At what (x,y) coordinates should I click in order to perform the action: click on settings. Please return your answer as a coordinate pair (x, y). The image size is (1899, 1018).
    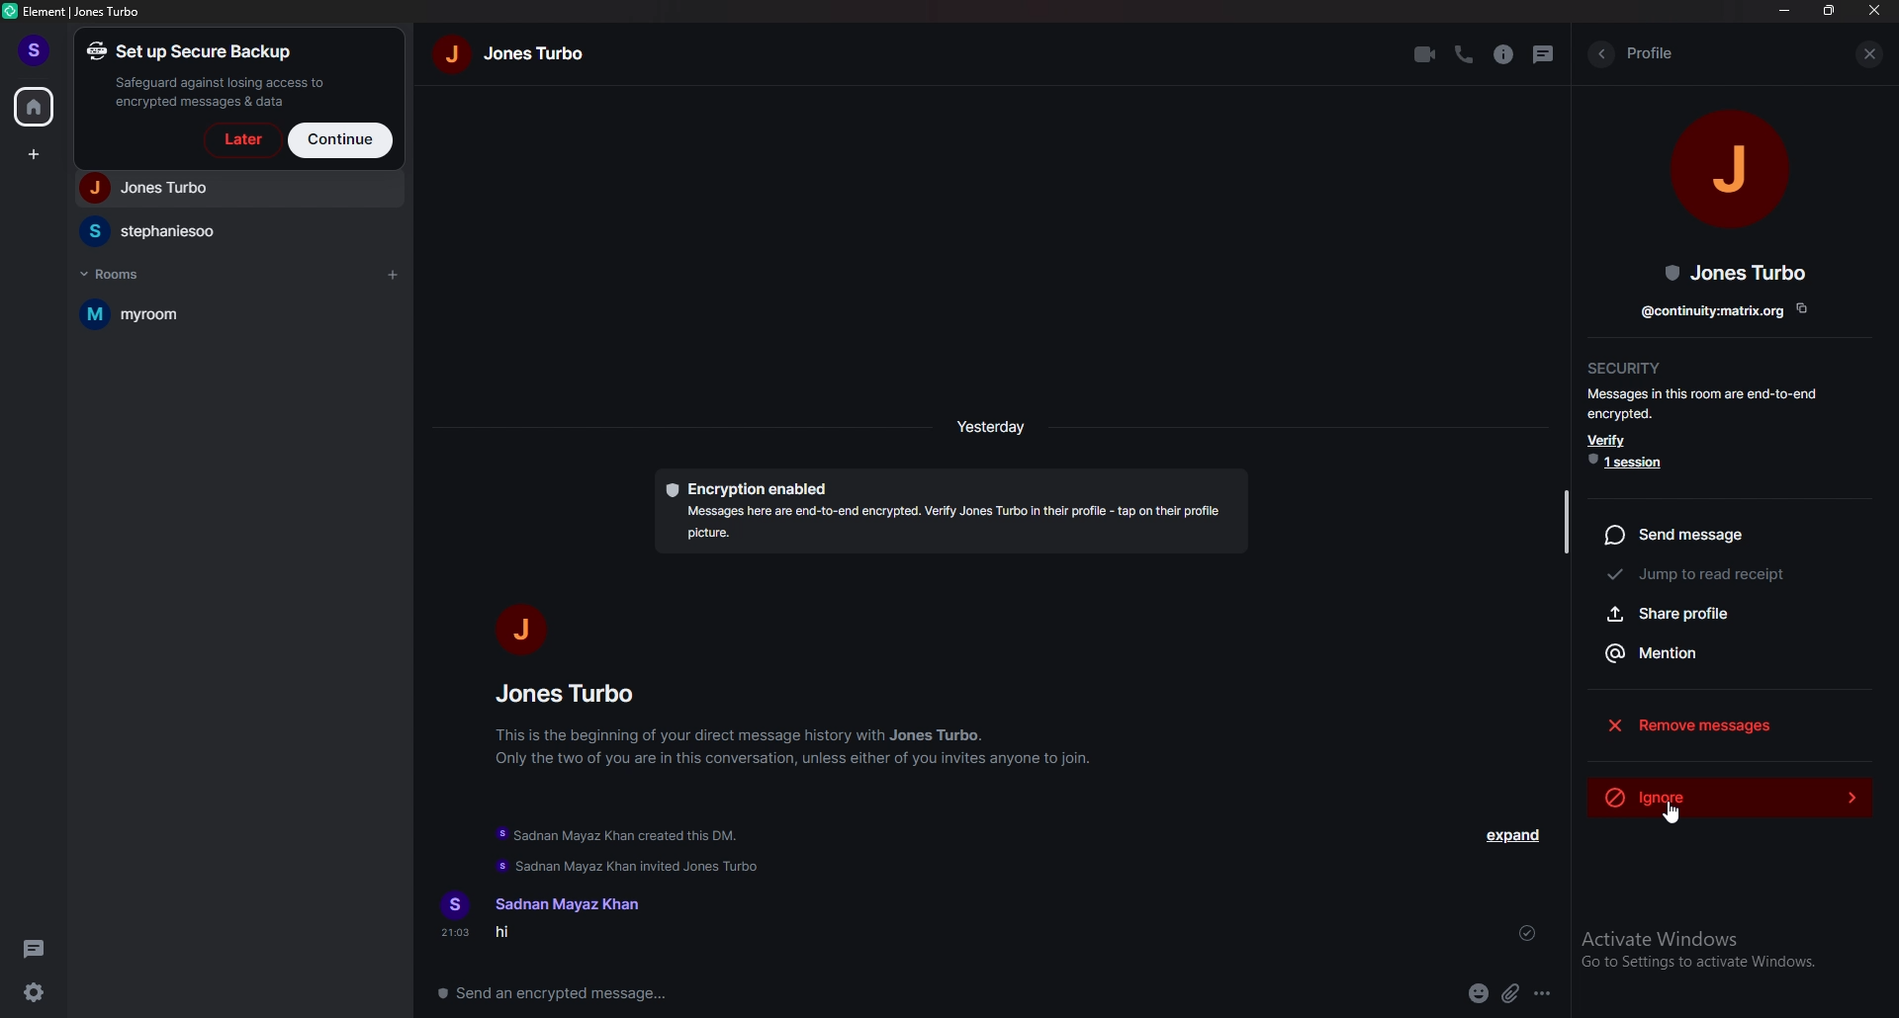
    Looking at the image, I should click on (37, 993).